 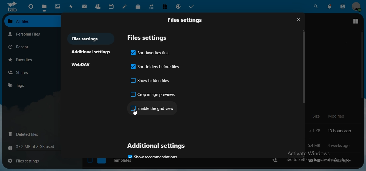 I want to click on notifications, so click(x=329, y=6).